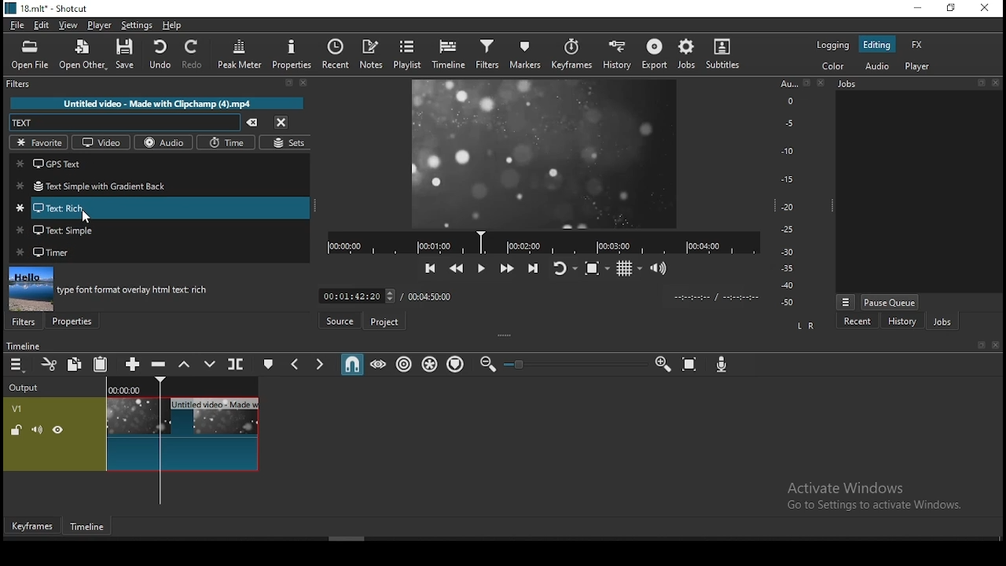 The width and height of the screenshot is (1006, 566). What do you see at coordinates (408, 55) in the screenshot?
I see `playlist` at bounding box center [408, 55].